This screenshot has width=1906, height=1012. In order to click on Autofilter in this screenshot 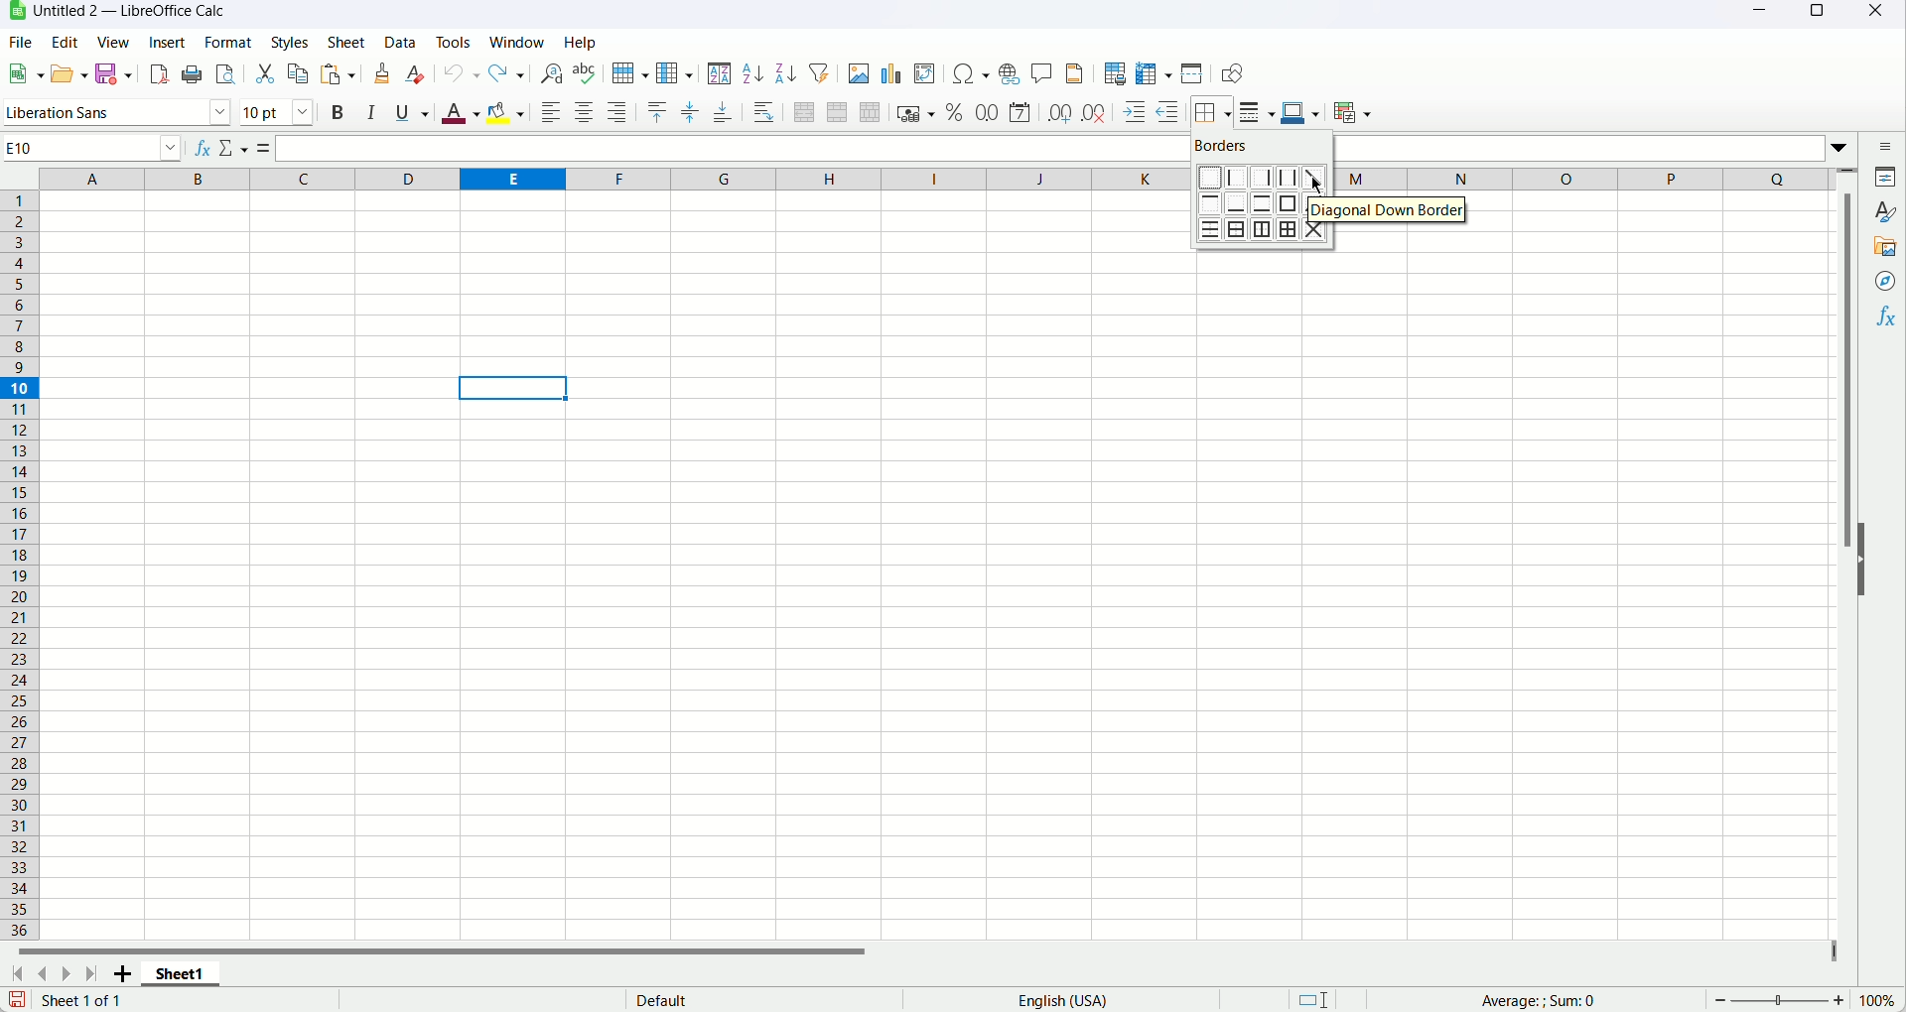, I will do `click(817, 71)`.